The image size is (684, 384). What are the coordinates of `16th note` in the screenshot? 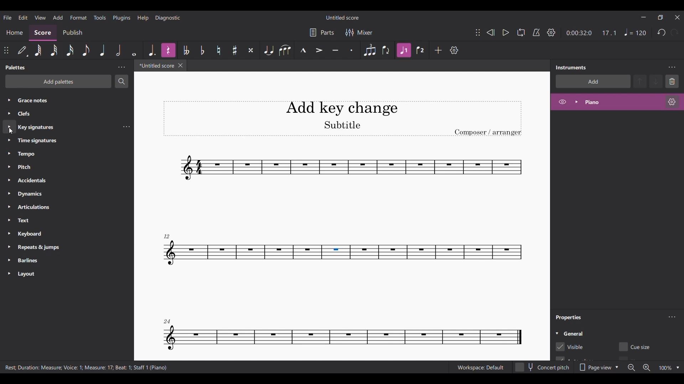 It's located at (70, 50).